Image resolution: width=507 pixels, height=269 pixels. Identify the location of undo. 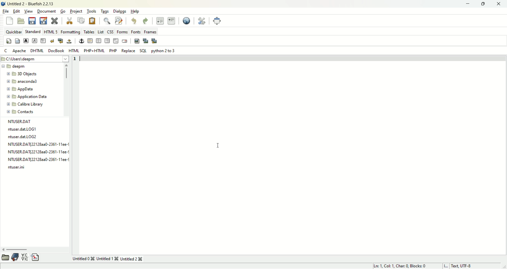
(134, 21).